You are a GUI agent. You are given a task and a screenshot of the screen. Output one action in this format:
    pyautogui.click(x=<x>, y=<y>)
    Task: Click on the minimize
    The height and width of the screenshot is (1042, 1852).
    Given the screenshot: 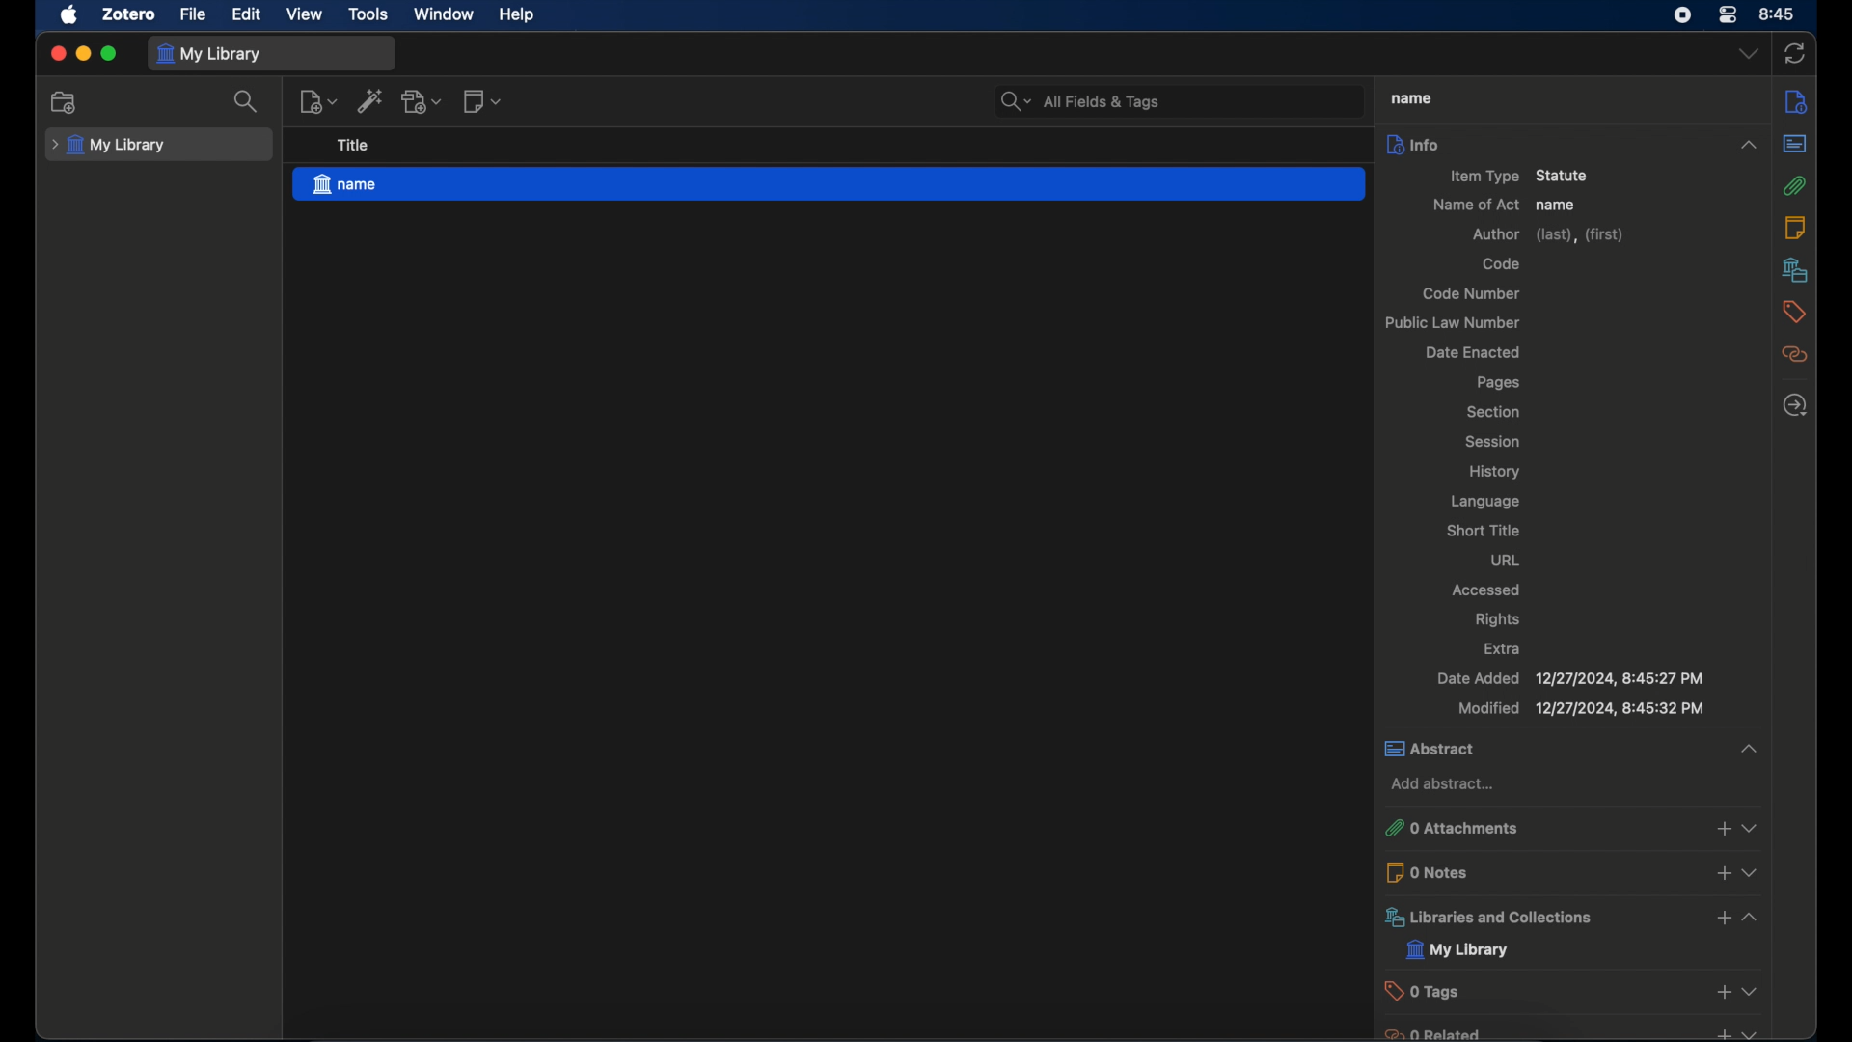 What is the action you would take?
    pyautogui.click(x=83, y=54)
    